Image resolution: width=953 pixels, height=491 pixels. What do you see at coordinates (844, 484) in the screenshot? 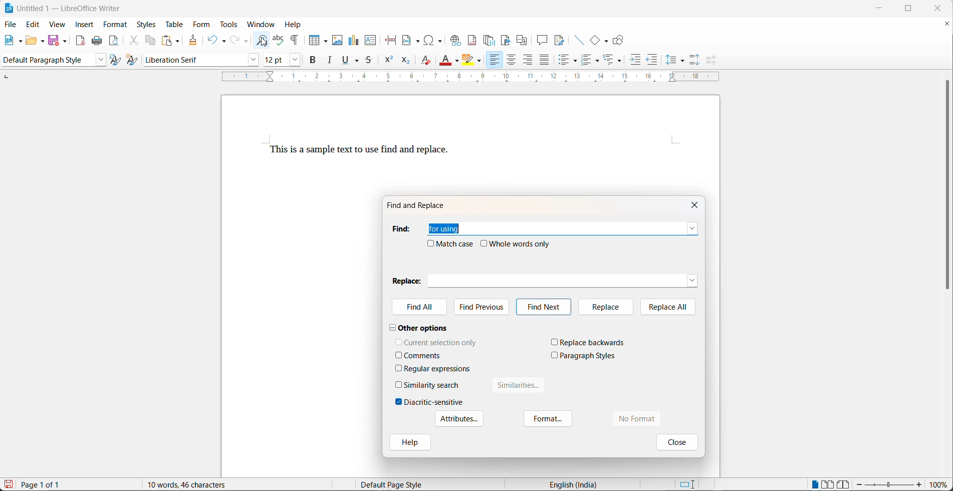
I see `book view` at bounding box center [844, 484].